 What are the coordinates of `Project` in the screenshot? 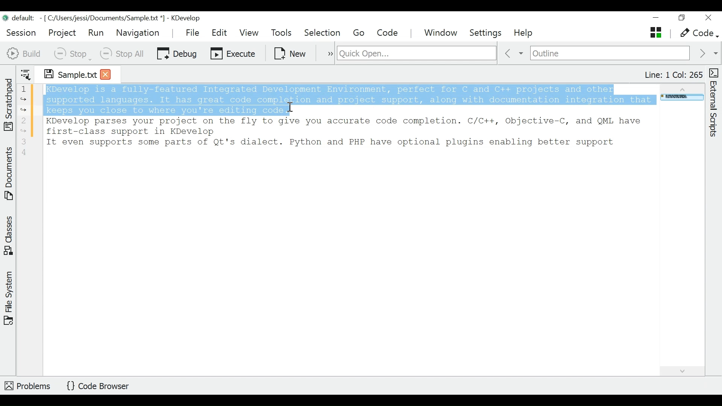 It's located at (62, 33).